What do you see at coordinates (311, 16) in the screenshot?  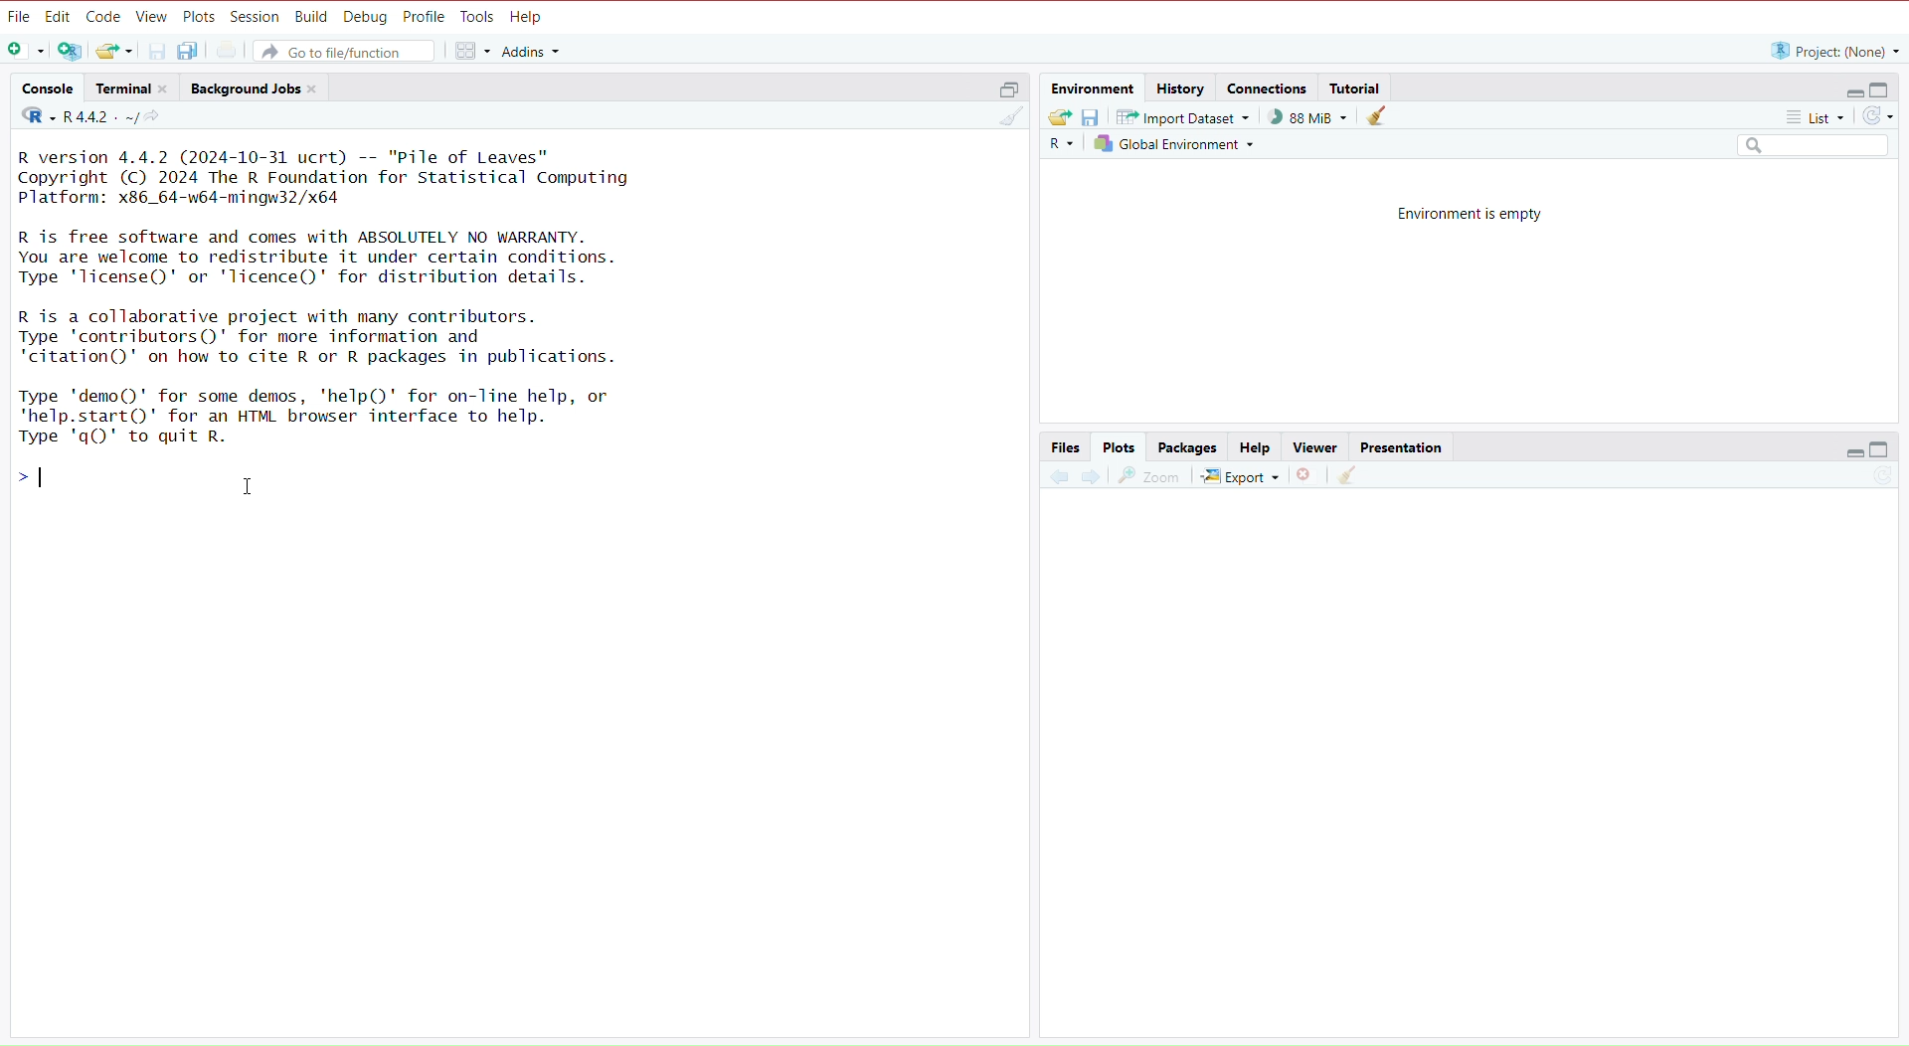 I see `Build` at bounding box center [311, 16].